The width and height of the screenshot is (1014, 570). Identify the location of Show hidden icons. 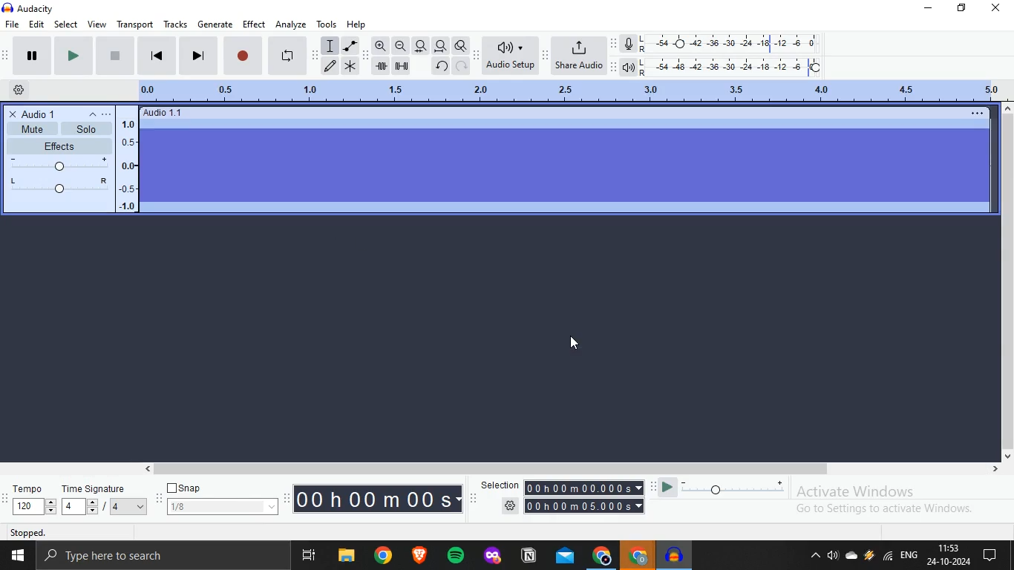
(816, 558).